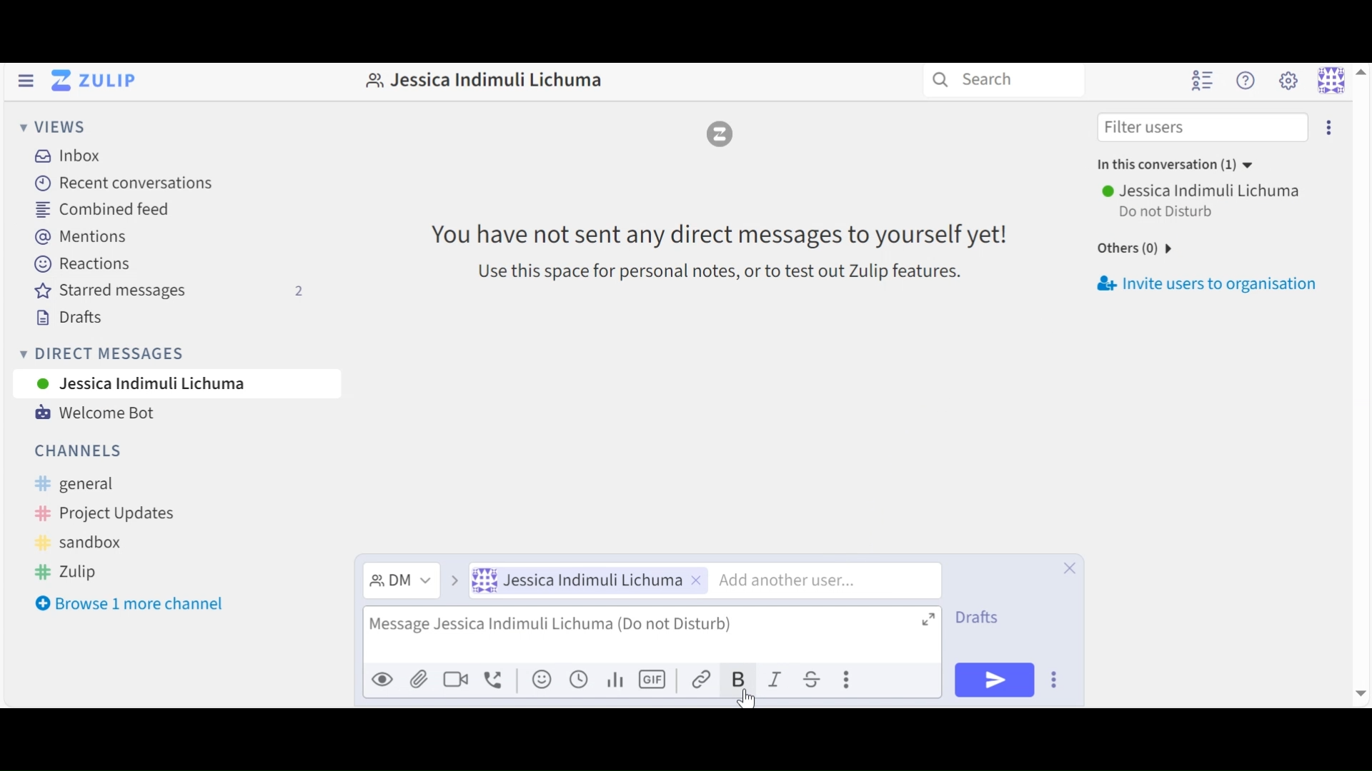 The height and width of the screenshot is (771, 1372). I want to click on Add emoji, so click(540, 679).